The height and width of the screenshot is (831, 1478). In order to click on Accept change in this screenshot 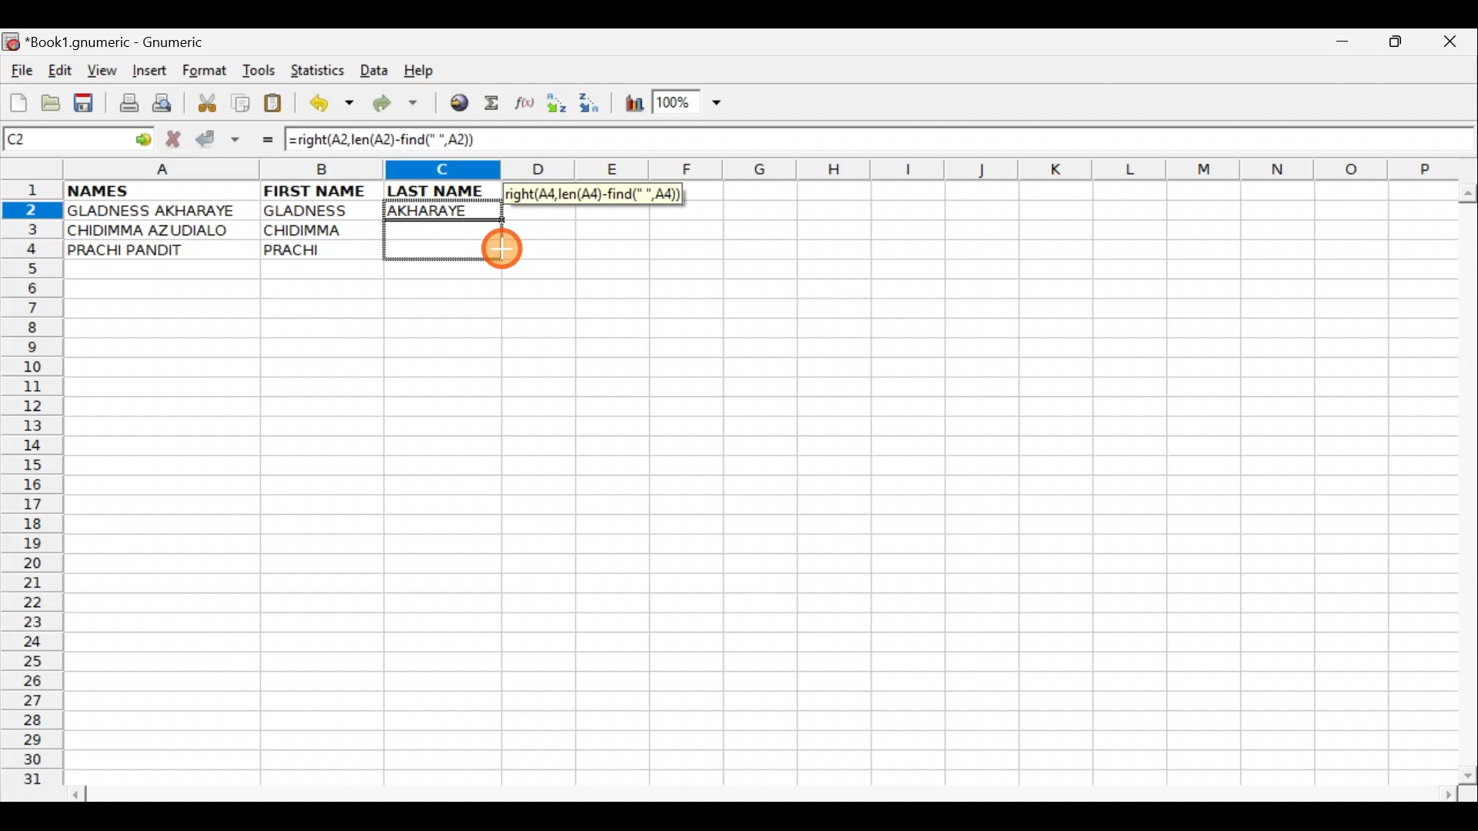, I will do `click(218, 137)`.